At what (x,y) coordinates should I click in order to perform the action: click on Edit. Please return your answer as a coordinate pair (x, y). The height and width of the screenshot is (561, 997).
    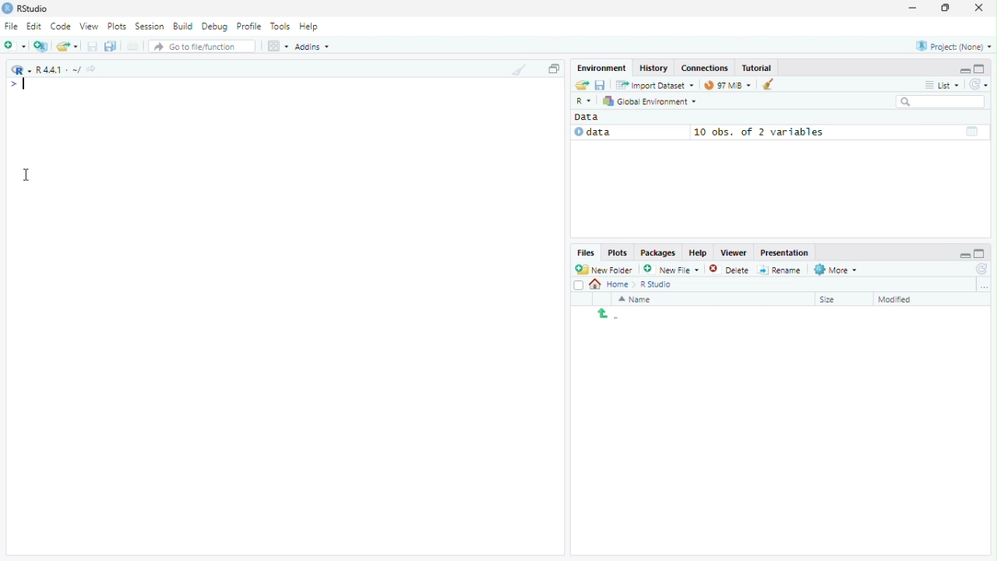
    Looking at the image, I should click on (35, 26).